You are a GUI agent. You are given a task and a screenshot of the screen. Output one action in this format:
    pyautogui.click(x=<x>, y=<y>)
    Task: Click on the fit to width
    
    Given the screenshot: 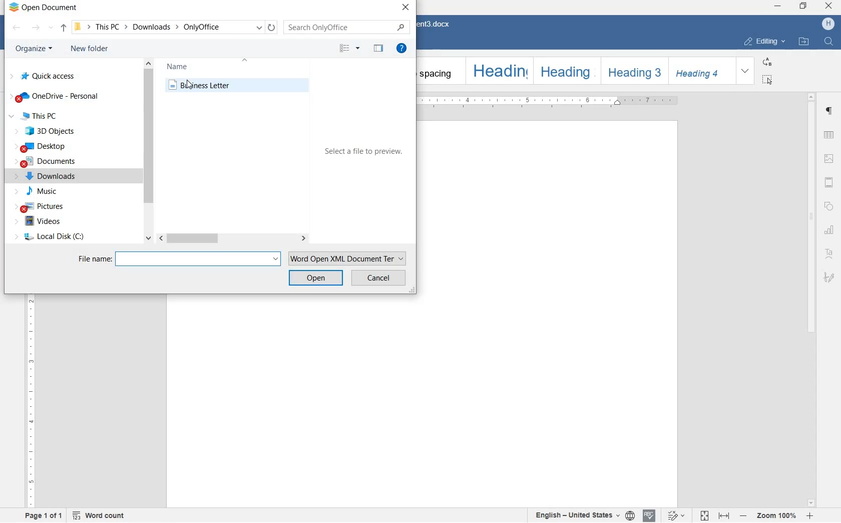 What is the action you would take?
    pyautogui.click(x=724, y=514)
    